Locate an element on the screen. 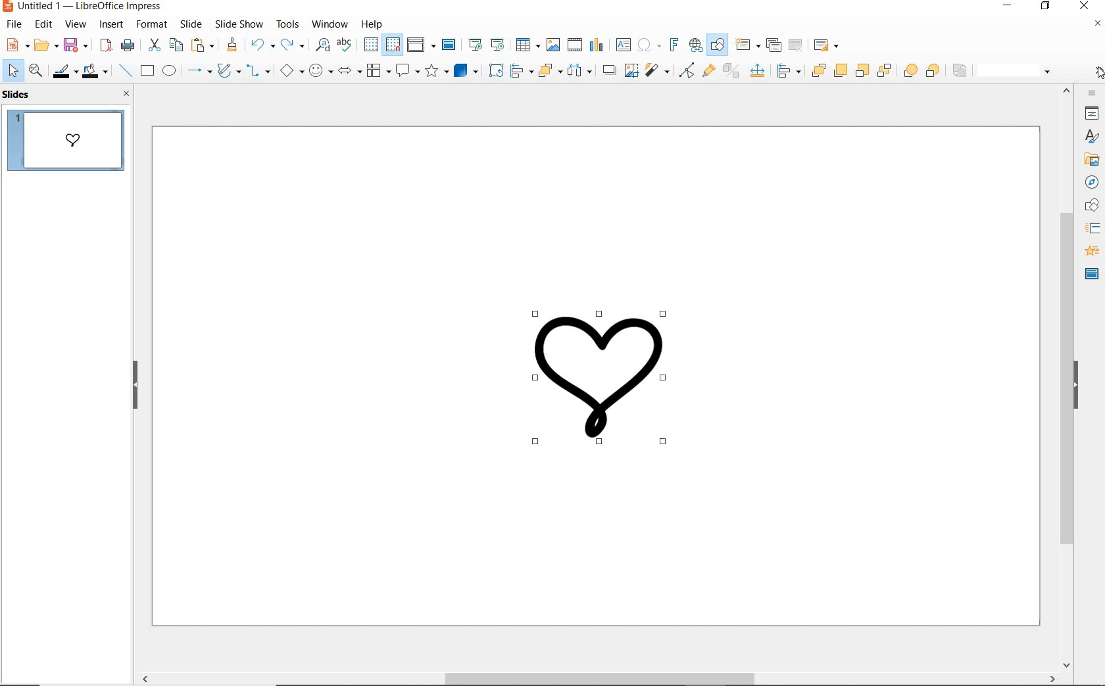  format is located at coordinates (152, 24).